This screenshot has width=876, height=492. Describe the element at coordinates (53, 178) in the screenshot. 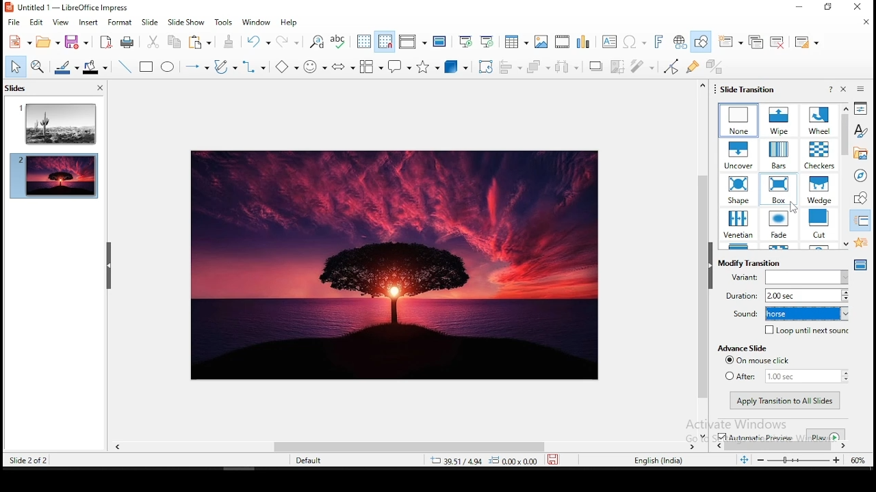

I see `slide 2` at that location.